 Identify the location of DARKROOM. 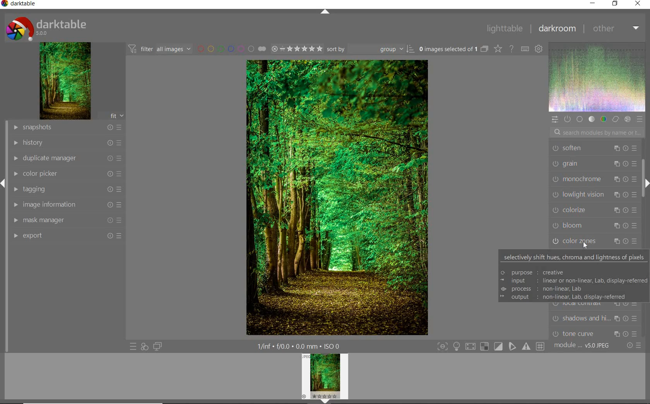
(558, 29).